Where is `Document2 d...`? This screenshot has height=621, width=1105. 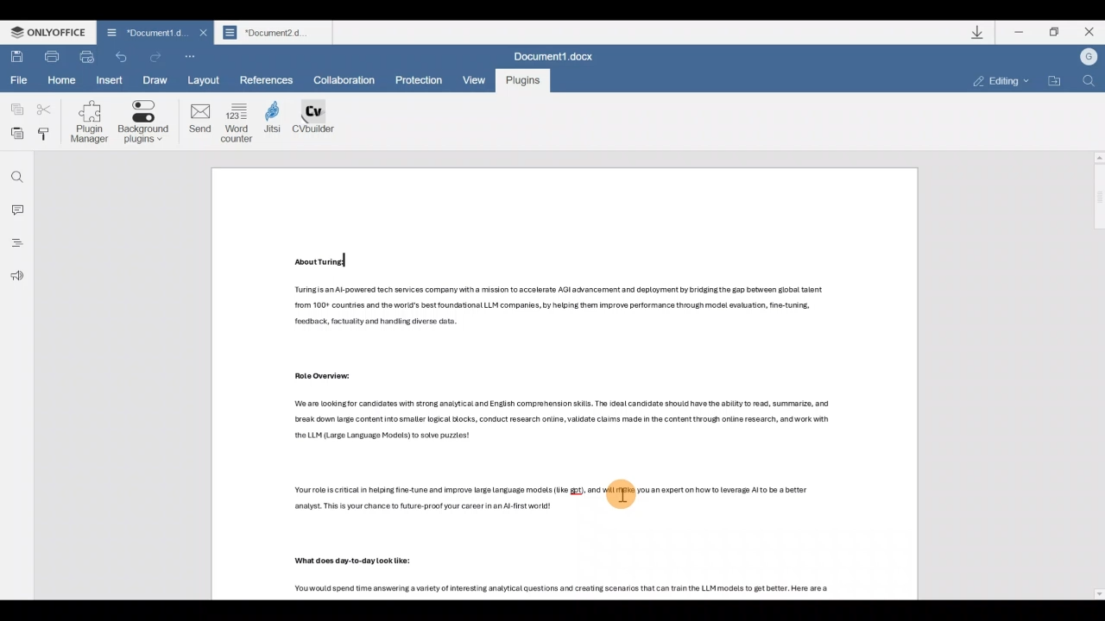
Document2 d... is located at coordinates (275, 34).